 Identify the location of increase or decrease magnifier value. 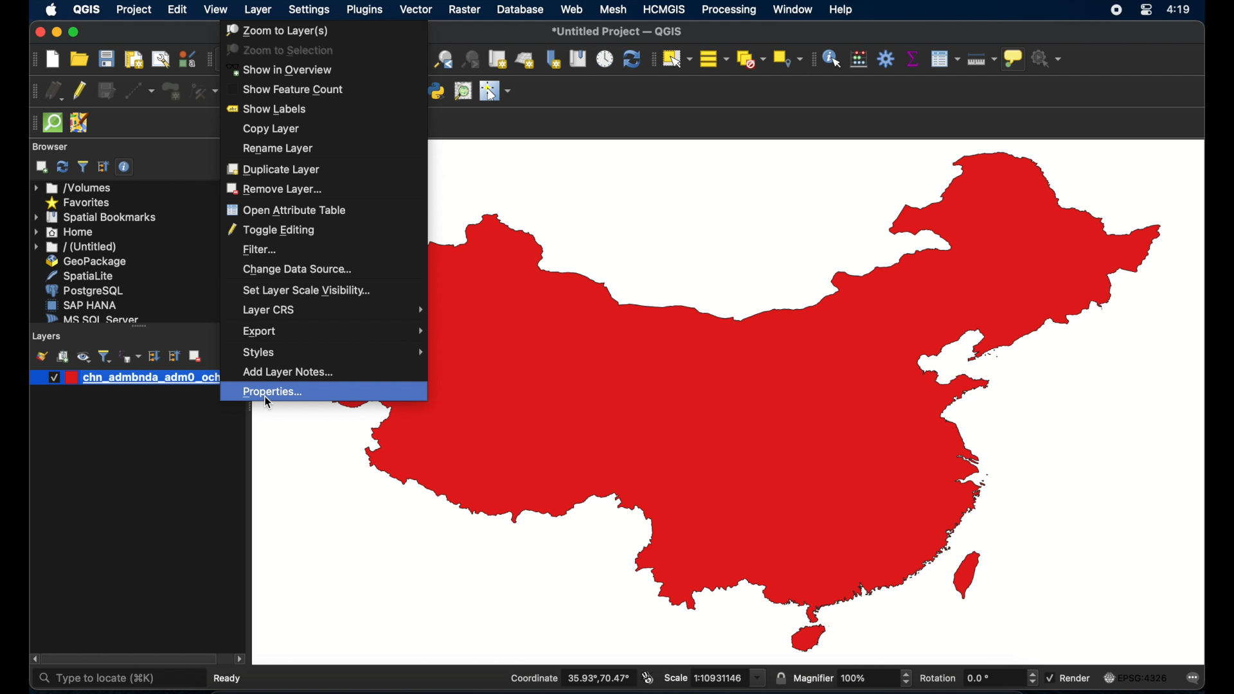
(906, 678).